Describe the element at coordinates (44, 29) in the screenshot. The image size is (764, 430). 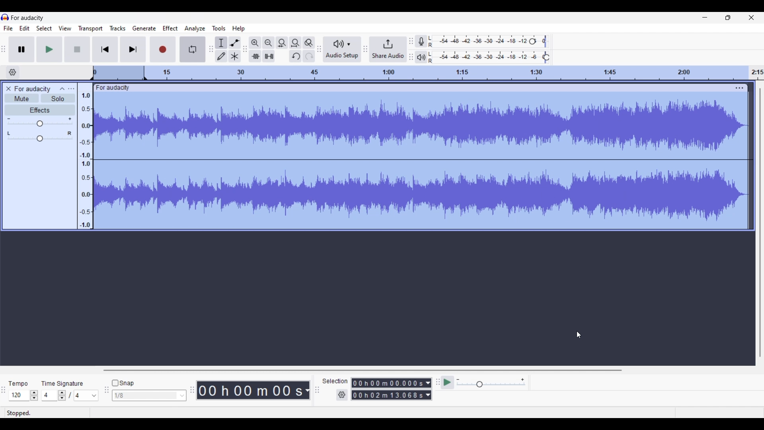
I see `Select menu` at that location.